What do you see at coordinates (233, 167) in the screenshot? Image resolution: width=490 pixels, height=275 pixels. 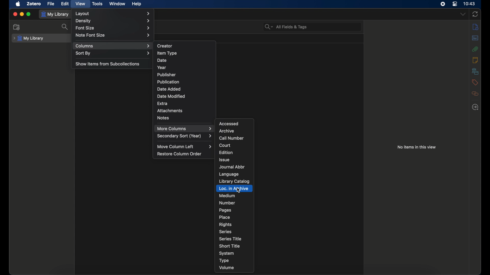 I see `journal abbr` at bounding box center [233, 167].